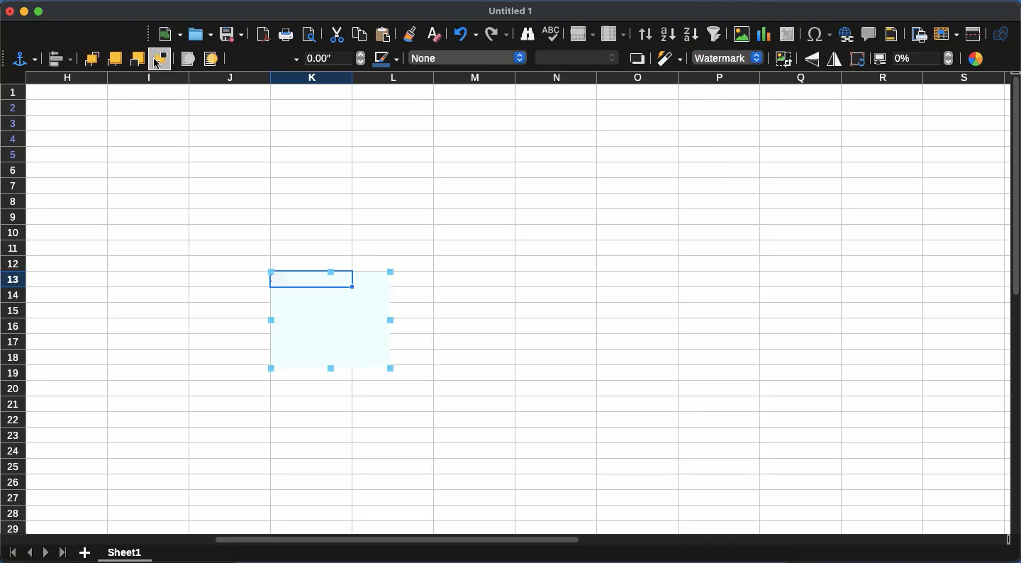 Image resolution: width=1021 pixels, height=563 pixels. Describe the element at coordinates (913, 60) in the screenshot. I see `transparency` at that location.